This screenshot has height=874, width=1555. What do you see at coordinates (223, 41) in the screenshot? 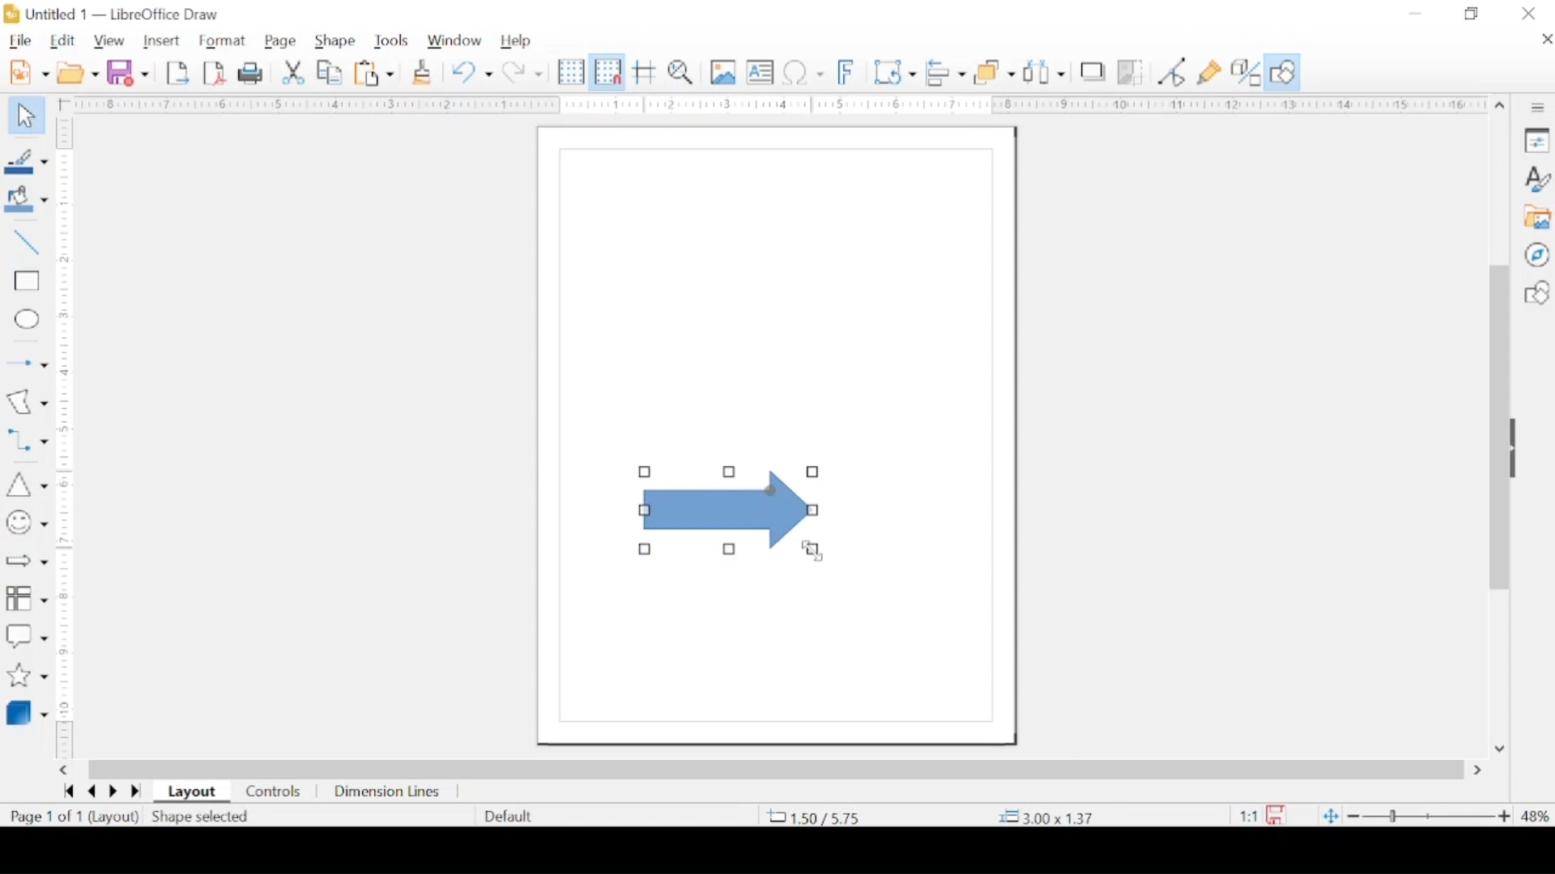
I see `format` at bounding box center [223, 41].